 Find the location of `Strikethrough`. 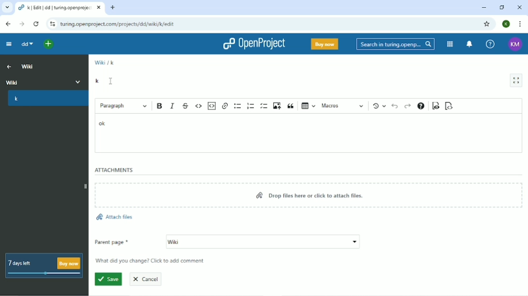

Strikethrough is located at coordinates (186, 106).